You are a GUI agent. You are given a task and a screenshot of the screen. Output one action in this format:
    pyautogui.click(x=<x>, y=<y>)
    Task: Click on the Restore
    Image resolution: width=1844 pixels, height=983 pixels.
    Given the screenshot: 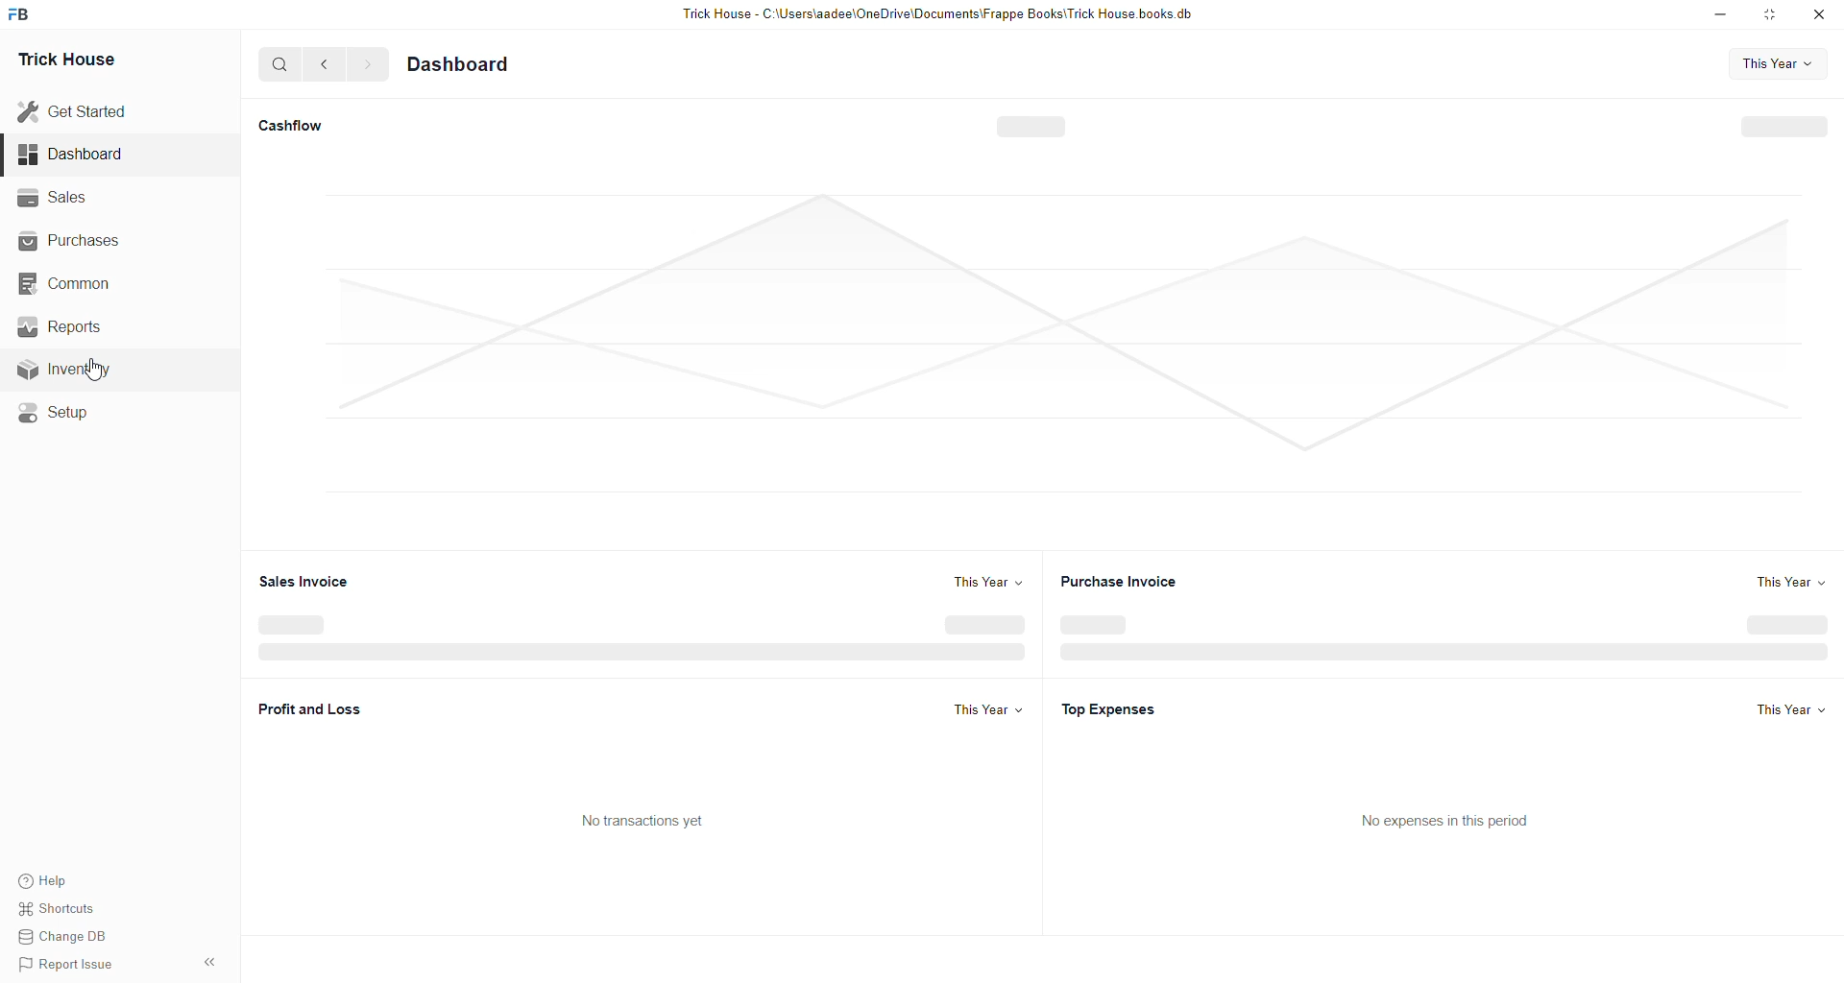 What is the action you would take?
    pyautogui.click(x=1772, y=15)
    